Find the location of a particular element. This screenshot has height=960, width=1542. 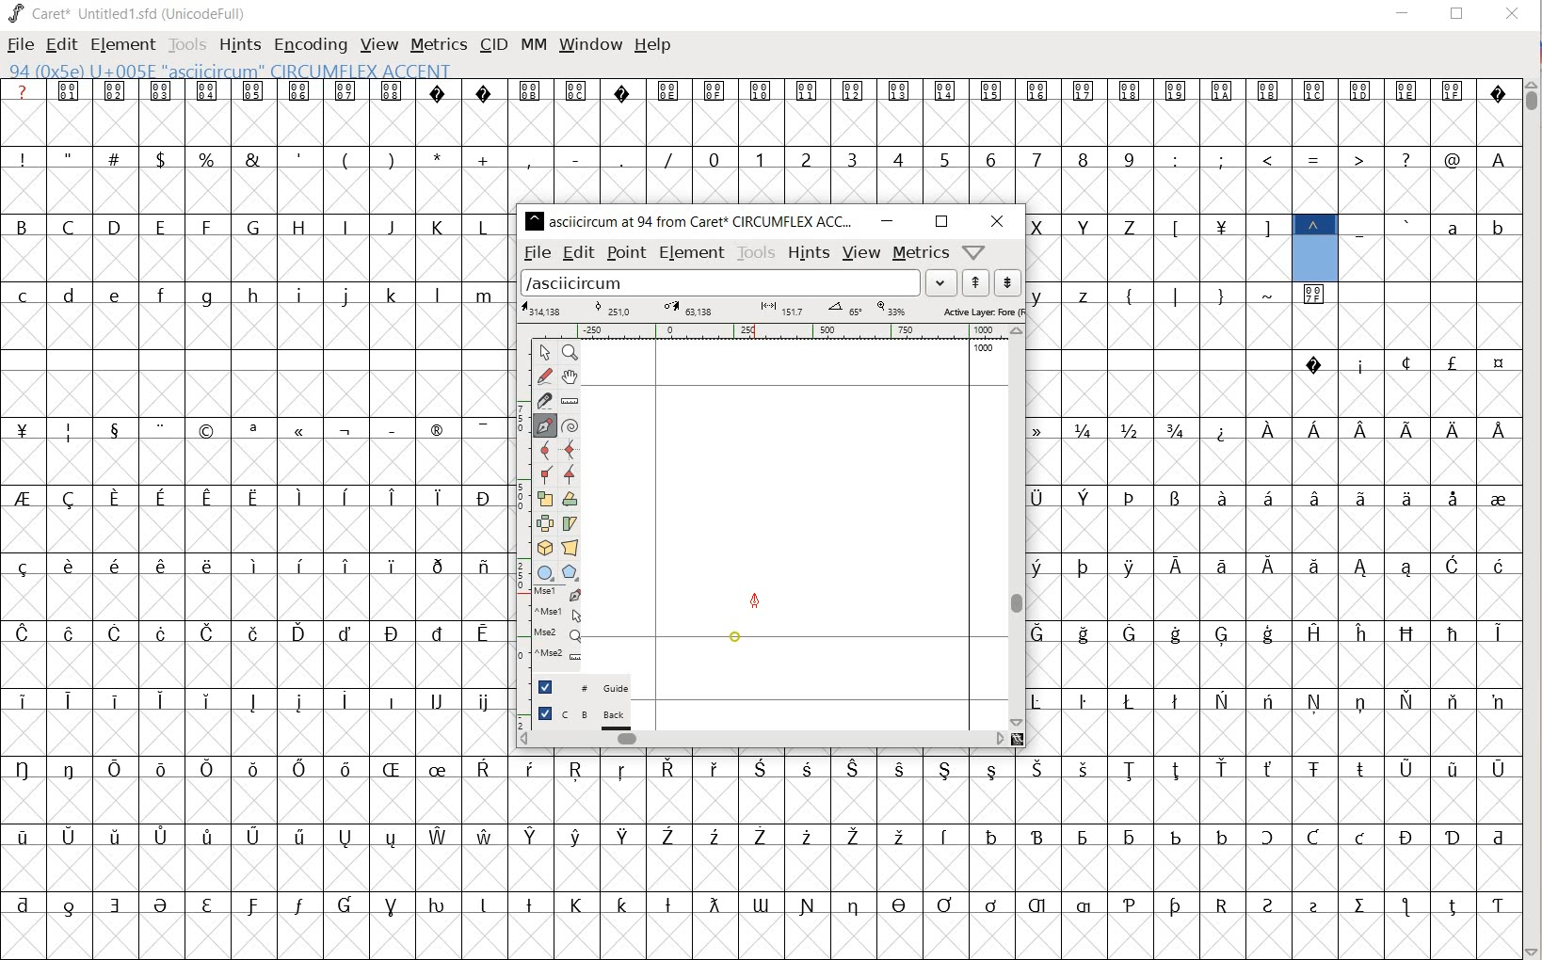

rotate the selection in 3D and project back to plane is located at coordinates (542, 547).